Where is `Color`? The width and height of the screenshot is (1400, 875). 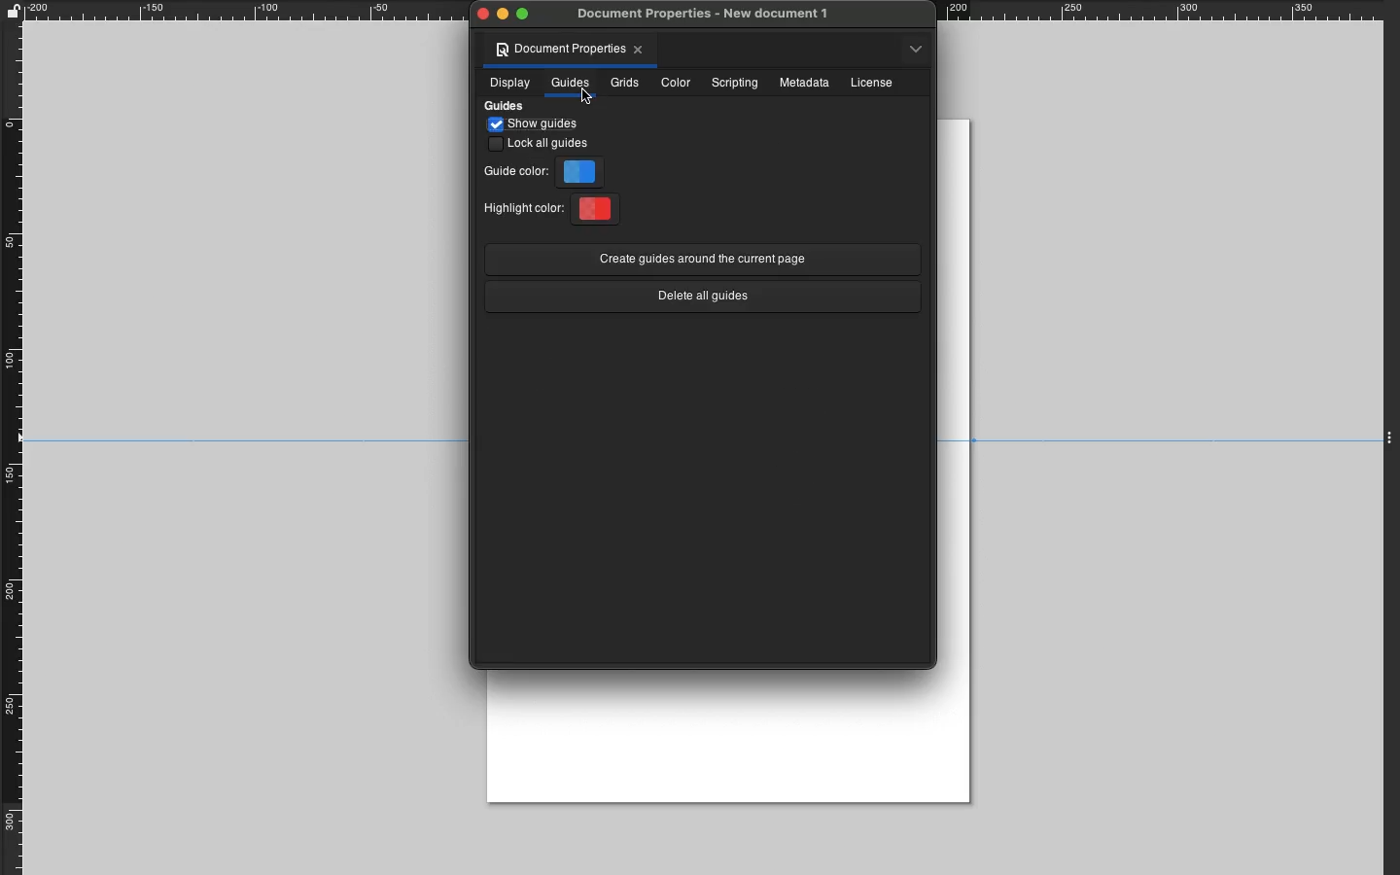
Color is located at coordinates (582, 171).